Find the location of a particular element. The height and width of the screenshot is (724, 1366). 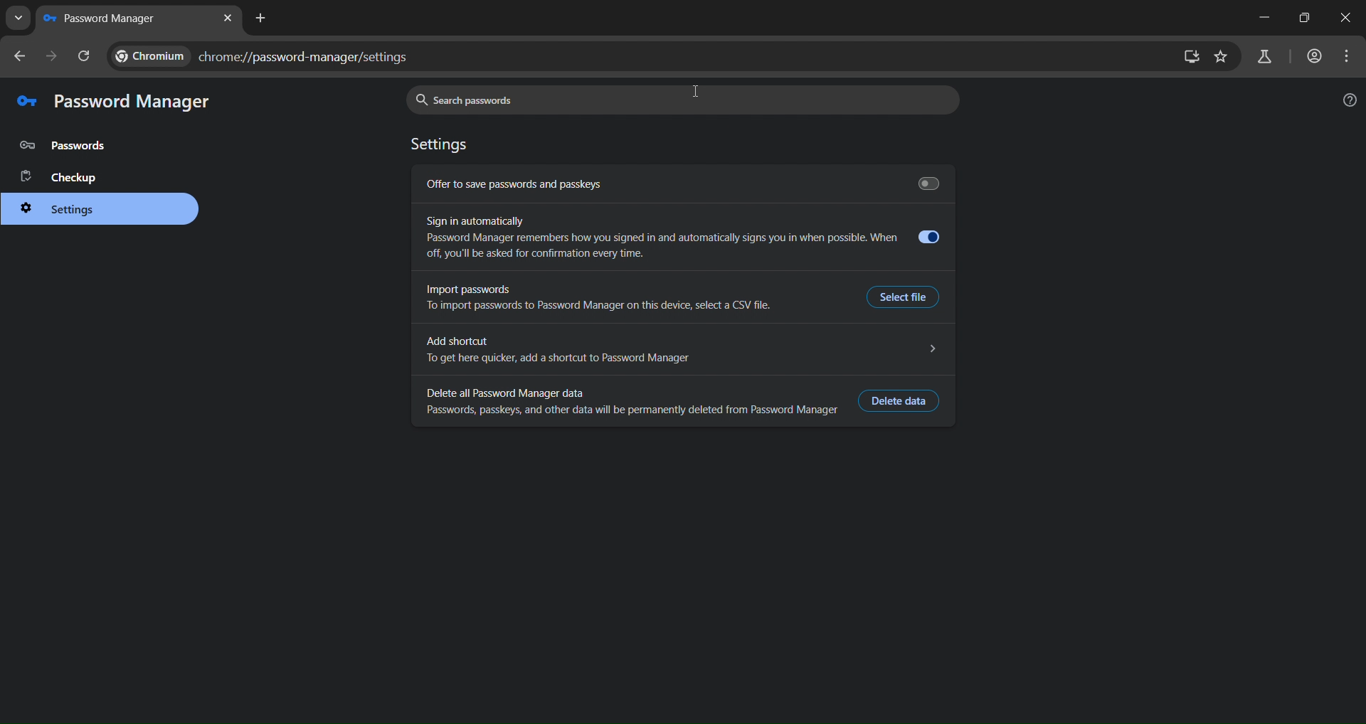

Add shortcut 5
To get here quicker, add a shortcut to Password Manager is located at coordinates (679, 350).